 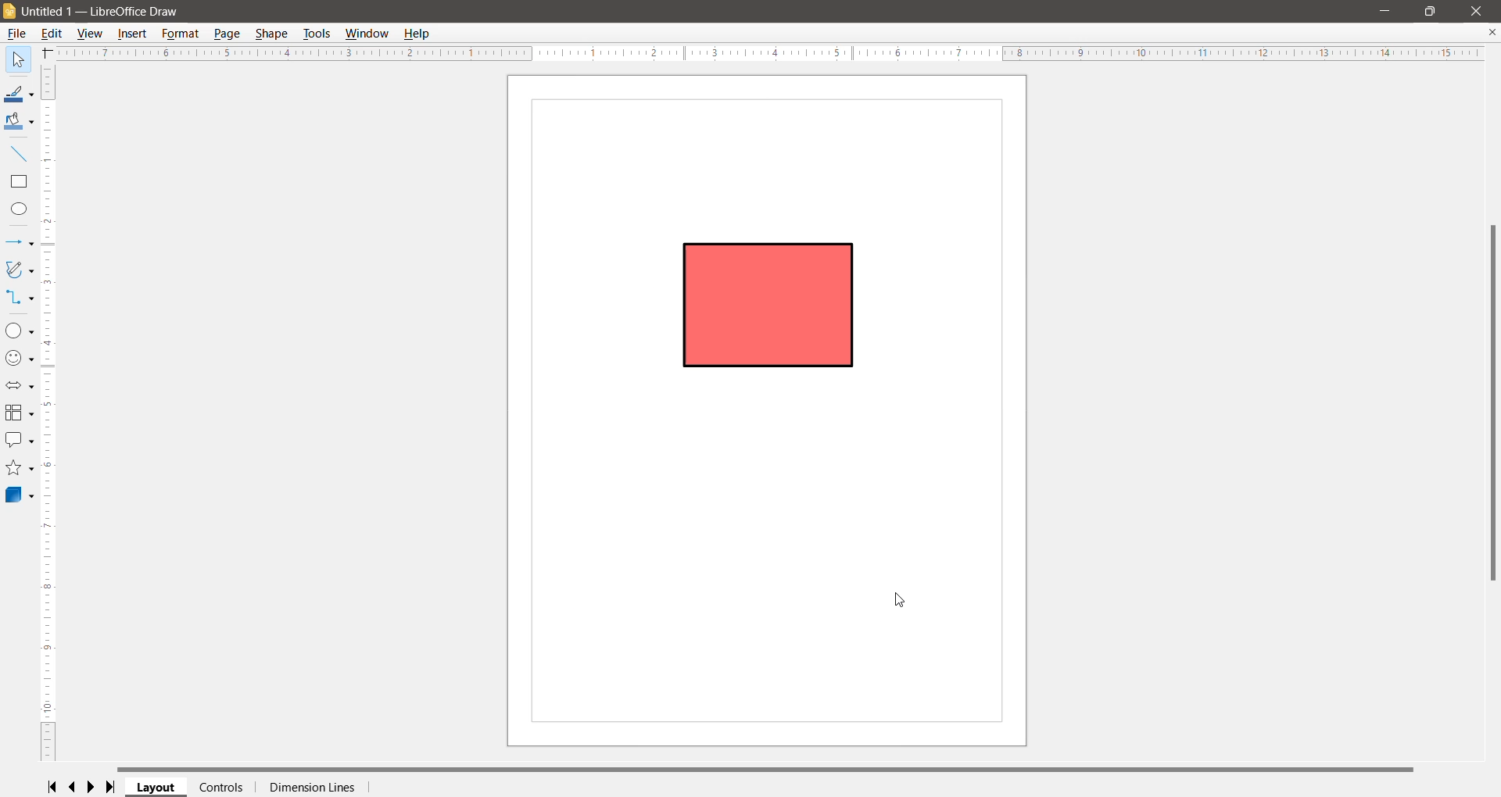 What do you see at coordinates (227, 34) in the screenshot?
I see `Page` at bounding box center [227, 34].